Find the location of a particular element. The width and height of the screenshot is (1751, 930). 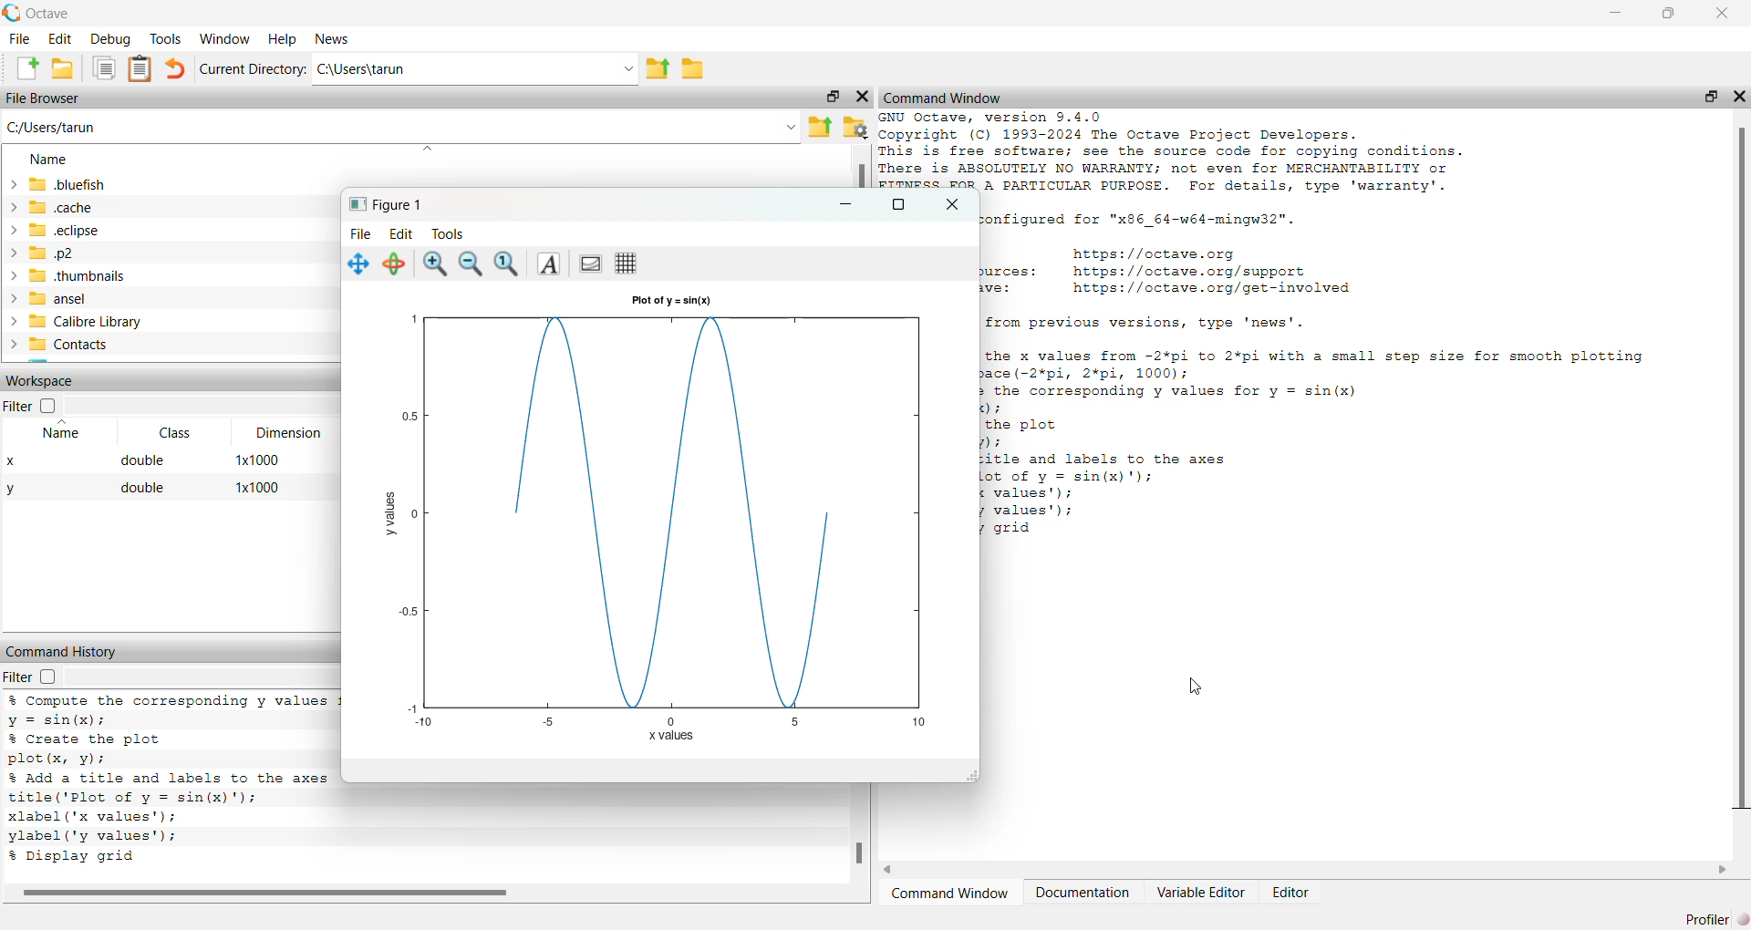

undo is located at coordinates (174, 69).